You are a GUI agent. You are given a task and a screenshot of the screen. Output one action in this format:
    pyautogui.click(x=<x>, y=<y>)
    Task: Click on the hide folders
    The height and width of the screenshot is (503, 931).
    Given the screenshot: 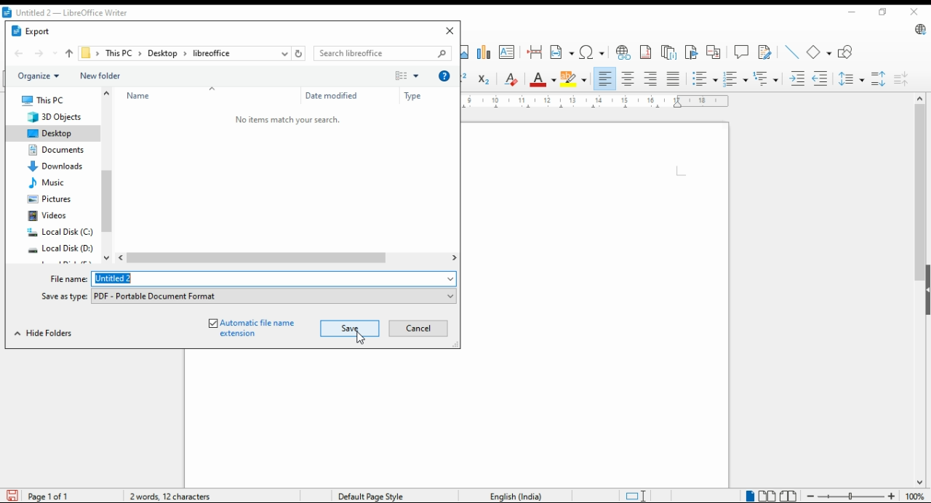 What is the action you would take?
    pyautogui.click(x=45, y=331)
    